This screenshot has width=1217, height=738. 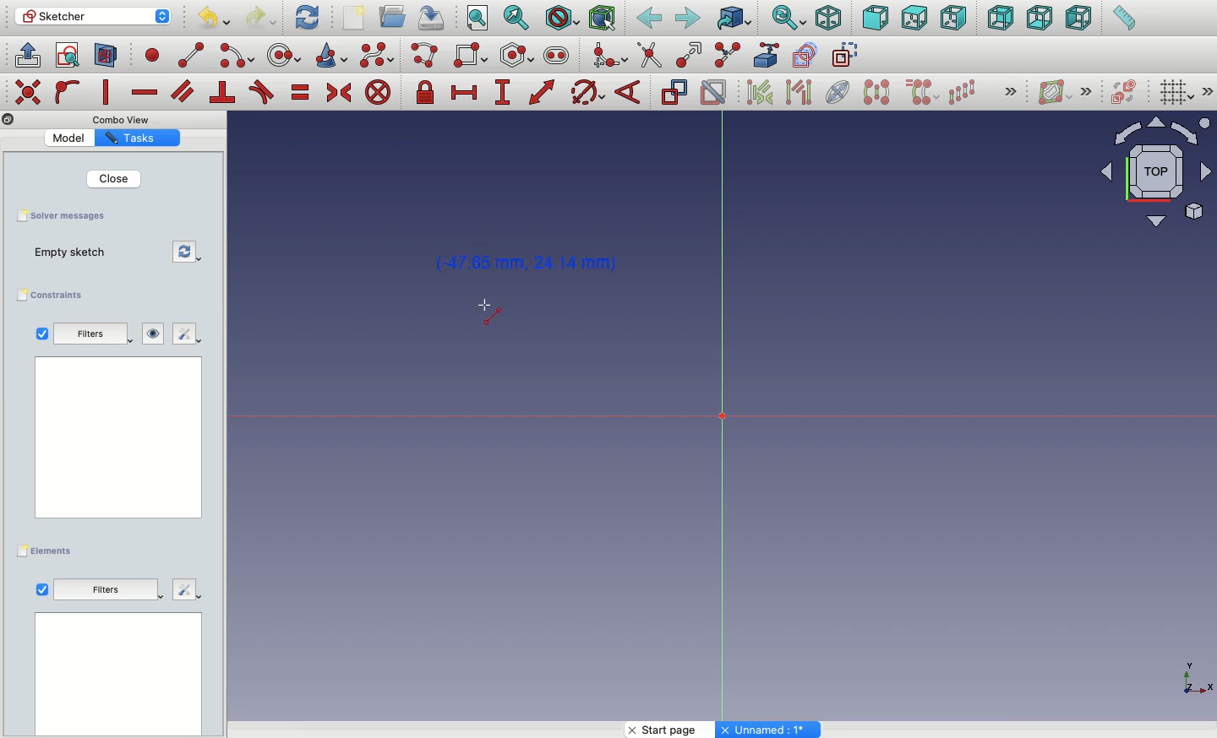 What do you see at coordinates (356, 18) in the screenshot?
I see `New` at bounding box center [356, 18].